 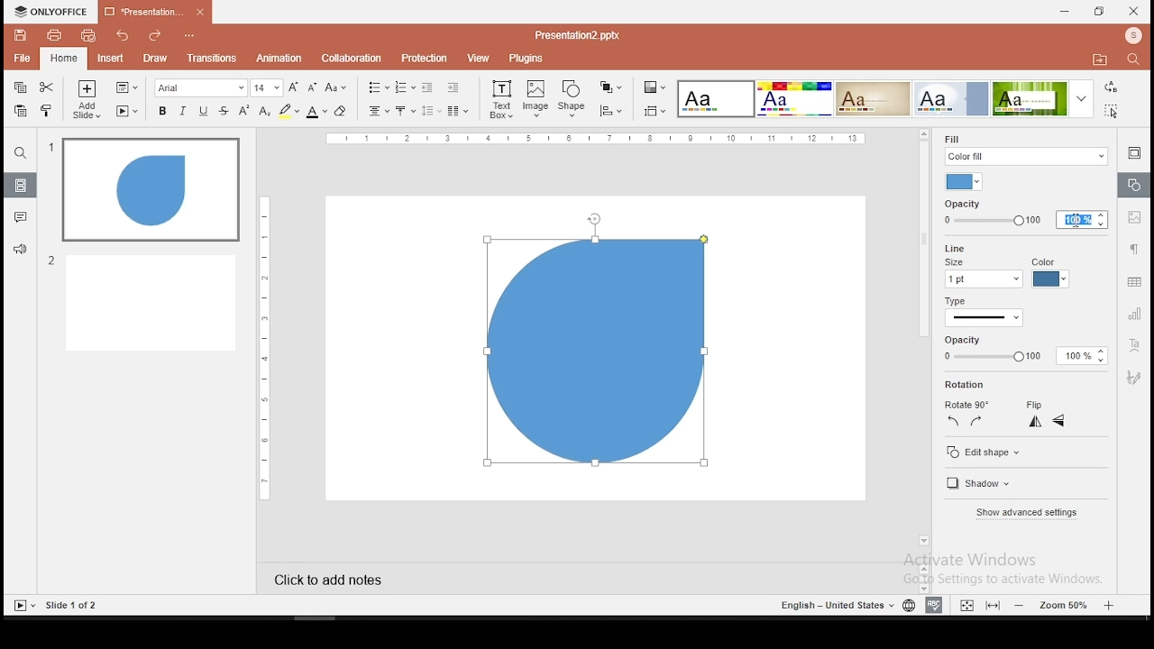 What do you see at coordinates (377, 113) in the screenshot?
I see `horizontal align` at bounding box center [377, 113].